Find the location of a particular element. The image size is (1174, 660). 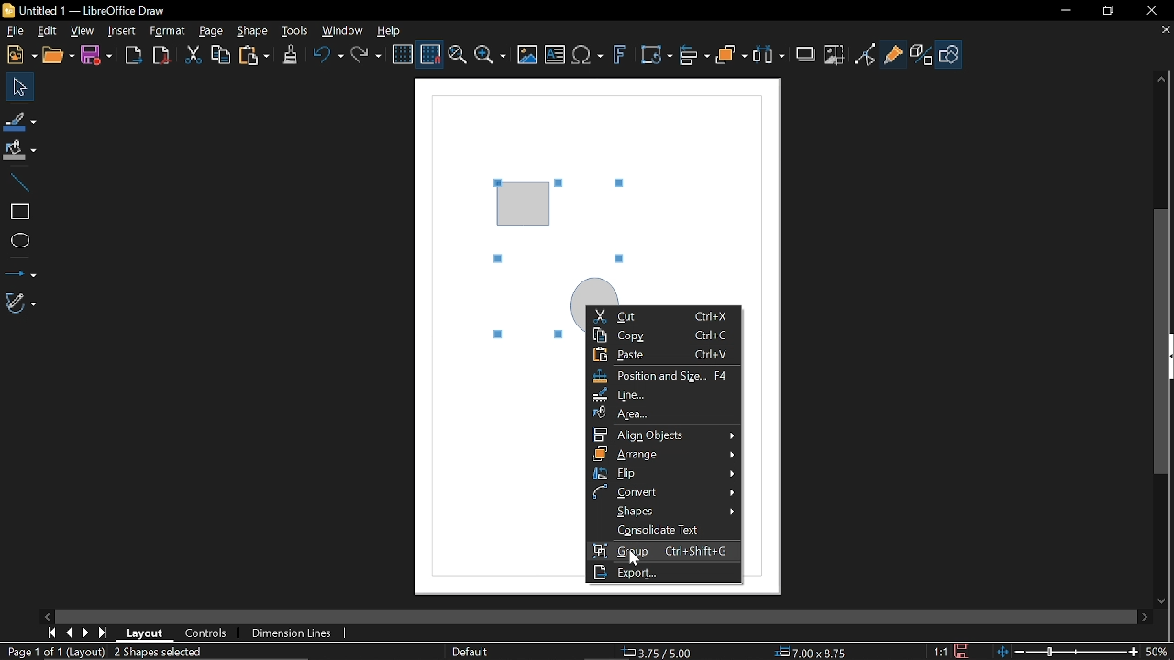

Restore down is located at coordinates (1106, 10).